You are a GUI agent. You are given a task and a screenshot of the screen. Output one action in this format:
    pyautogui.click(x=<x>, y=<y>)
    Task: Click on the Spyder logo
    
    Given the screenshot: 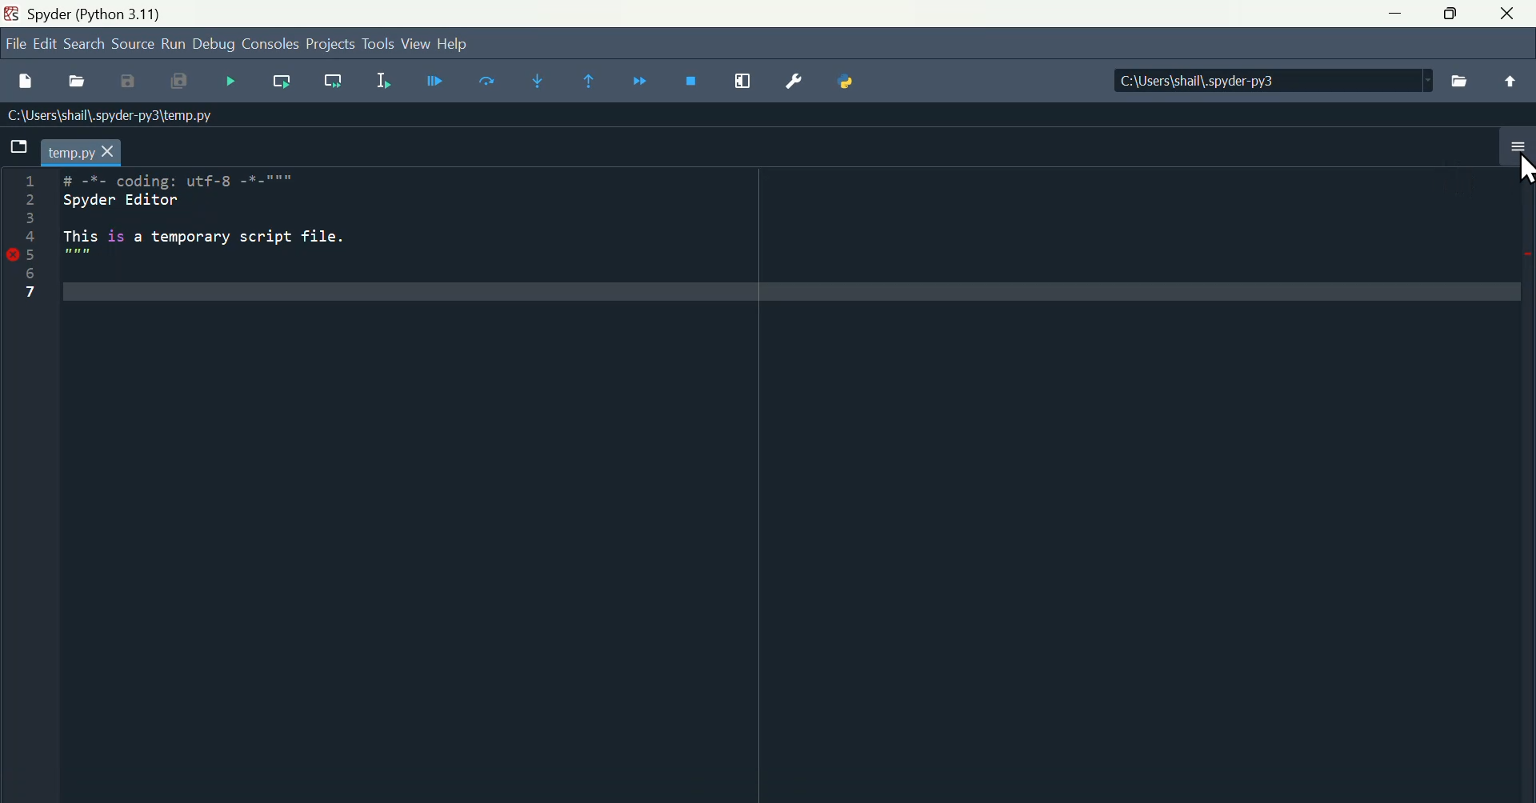 What is the action you would take?
    pyautogui.click(x=10, y=11)
    